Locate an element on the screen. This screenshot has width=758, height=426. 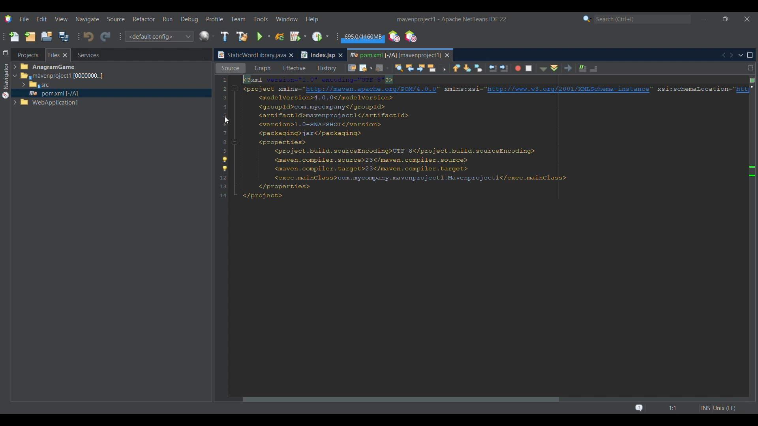
Debug main project is located at coordinates (298, 36).